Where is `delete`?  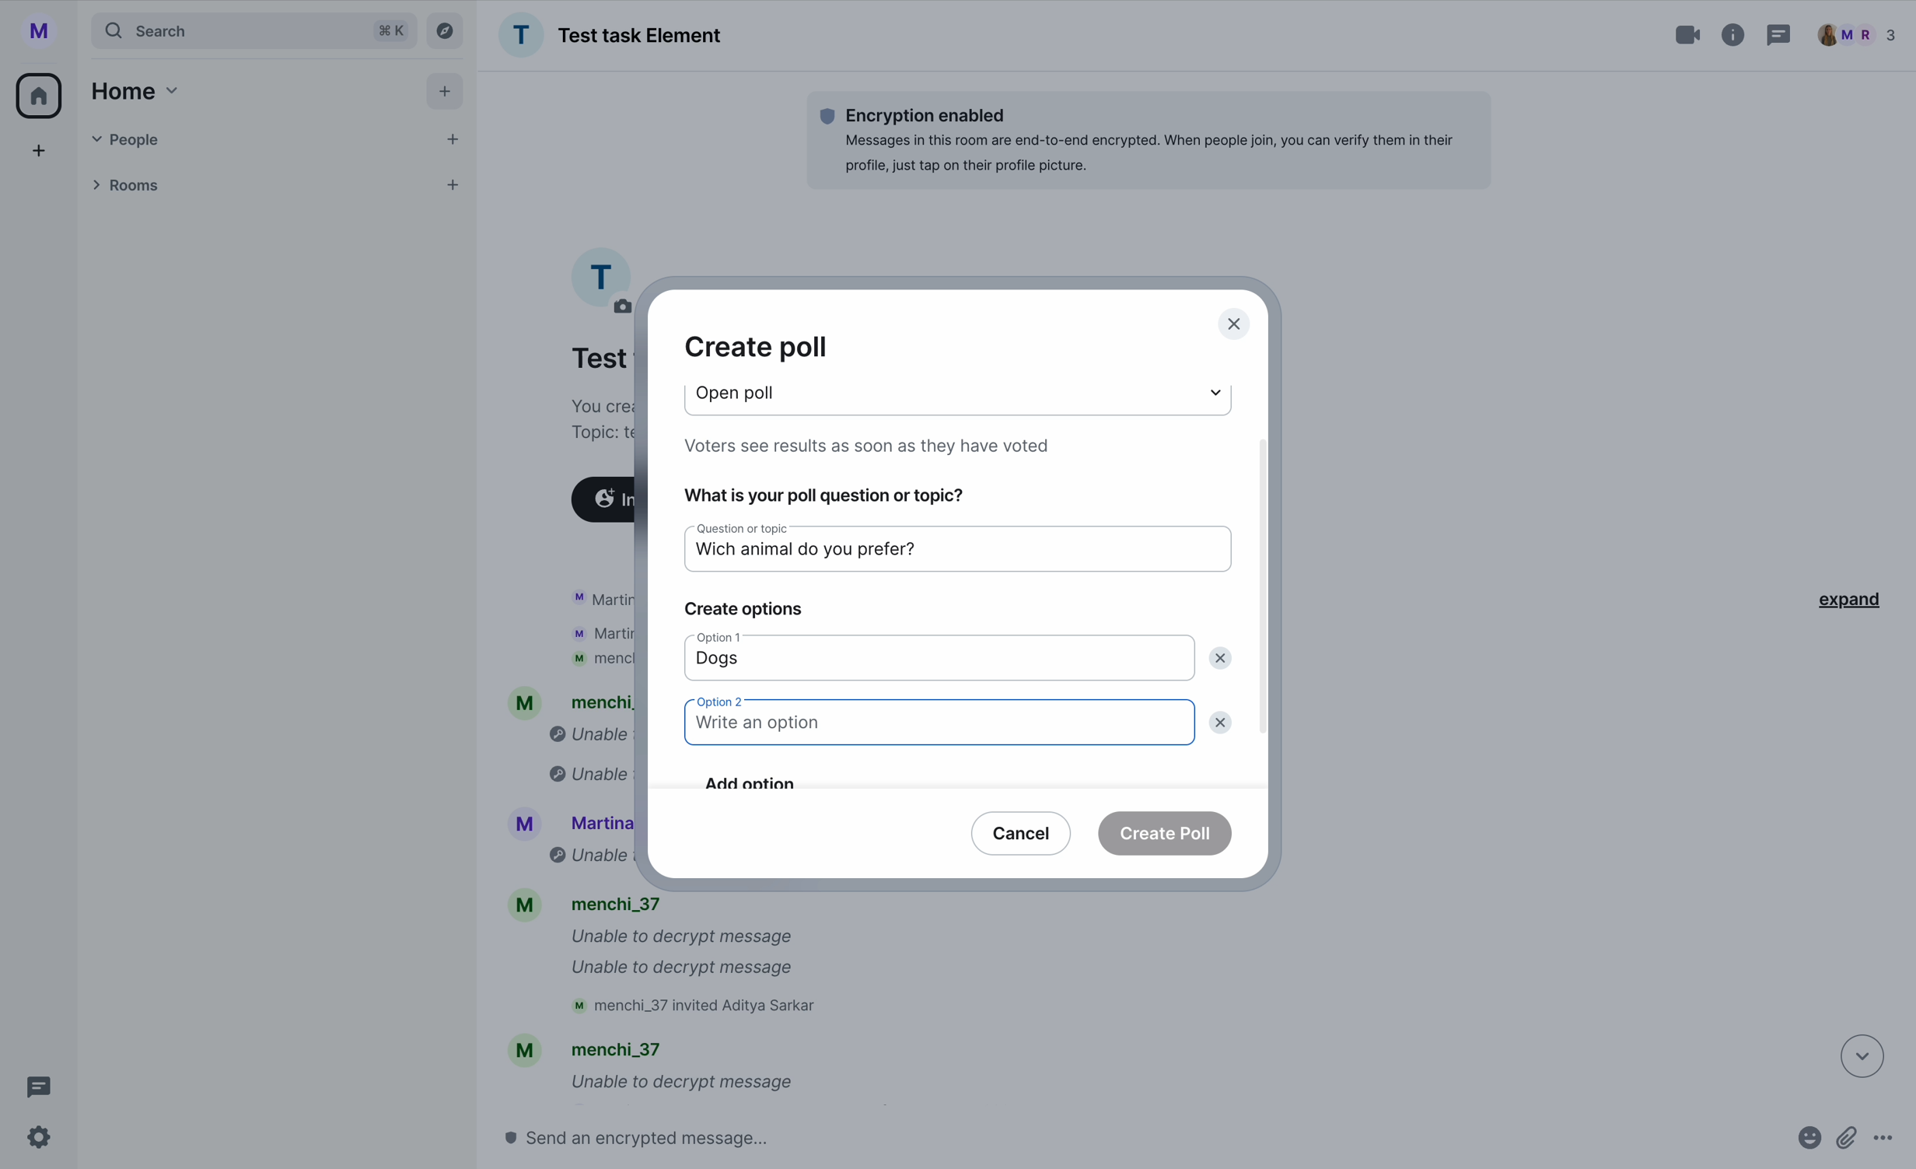
delete is located at coordinates (1224, 726).